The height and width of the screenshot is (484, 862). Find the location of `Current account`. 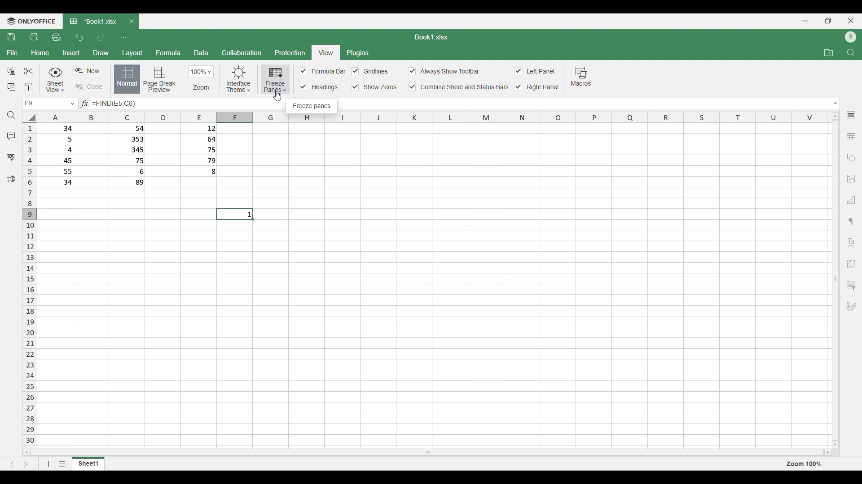

Current account is located at coordinates (851, 37).